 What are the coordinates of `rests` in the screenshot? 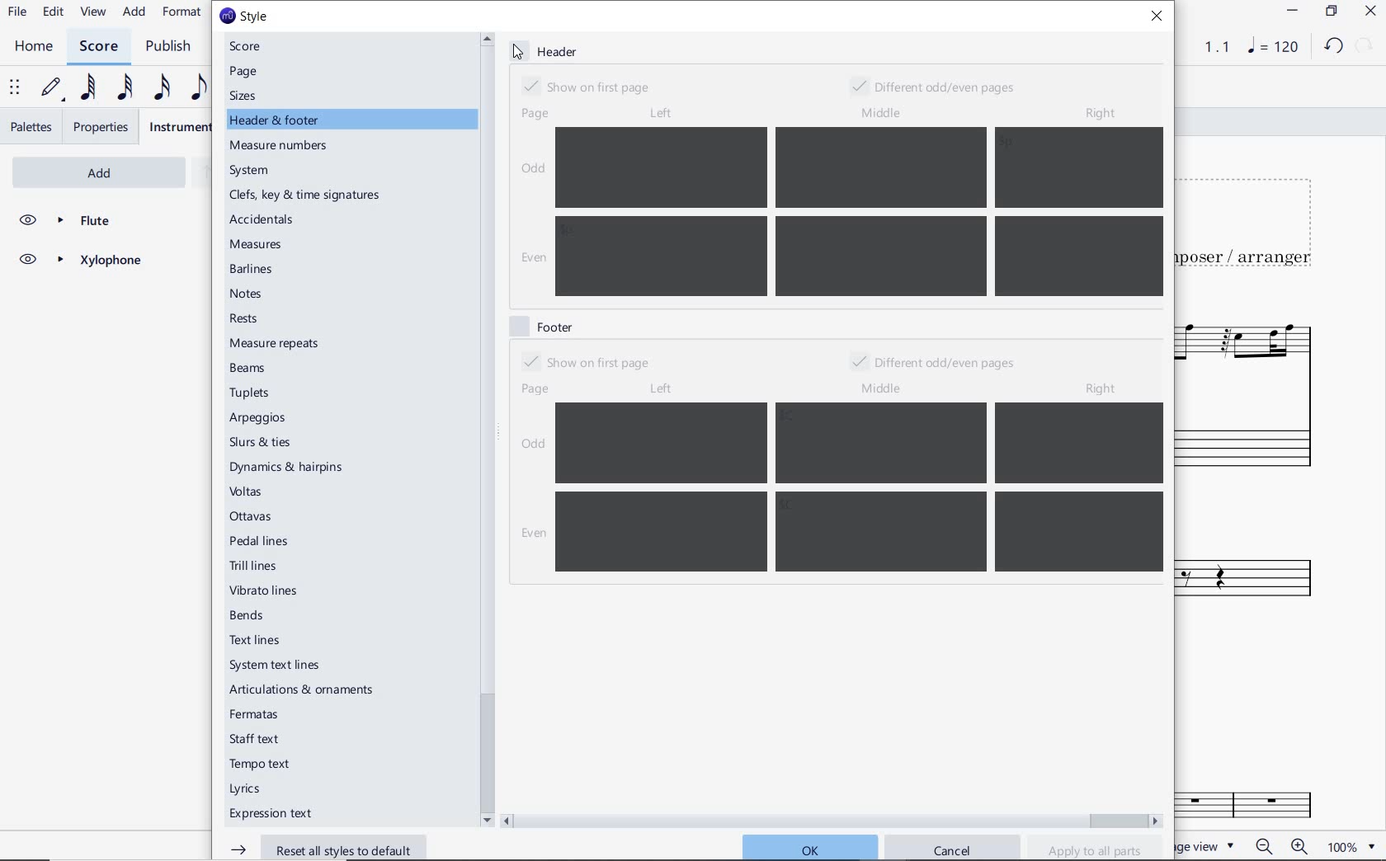 It's located at (259, 319).